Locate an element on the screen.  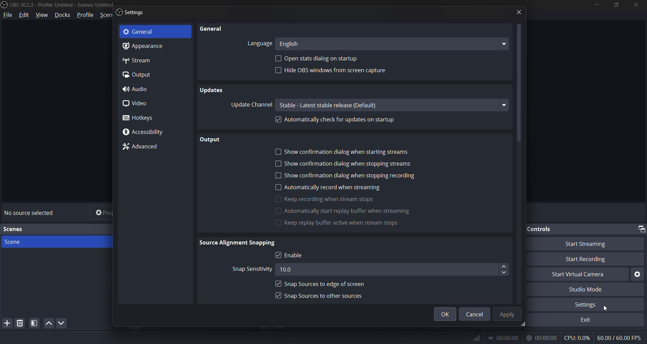
vertical scroll bar is located at coordinates (518, 82).